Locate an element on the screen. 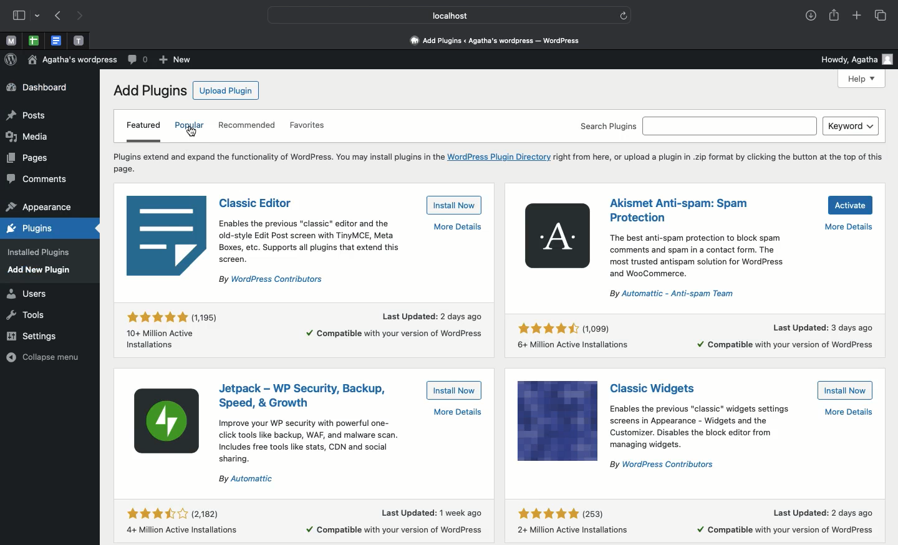 The width and height of the screenshot is (898, 545). refresh is located at coordinates (623, 16).